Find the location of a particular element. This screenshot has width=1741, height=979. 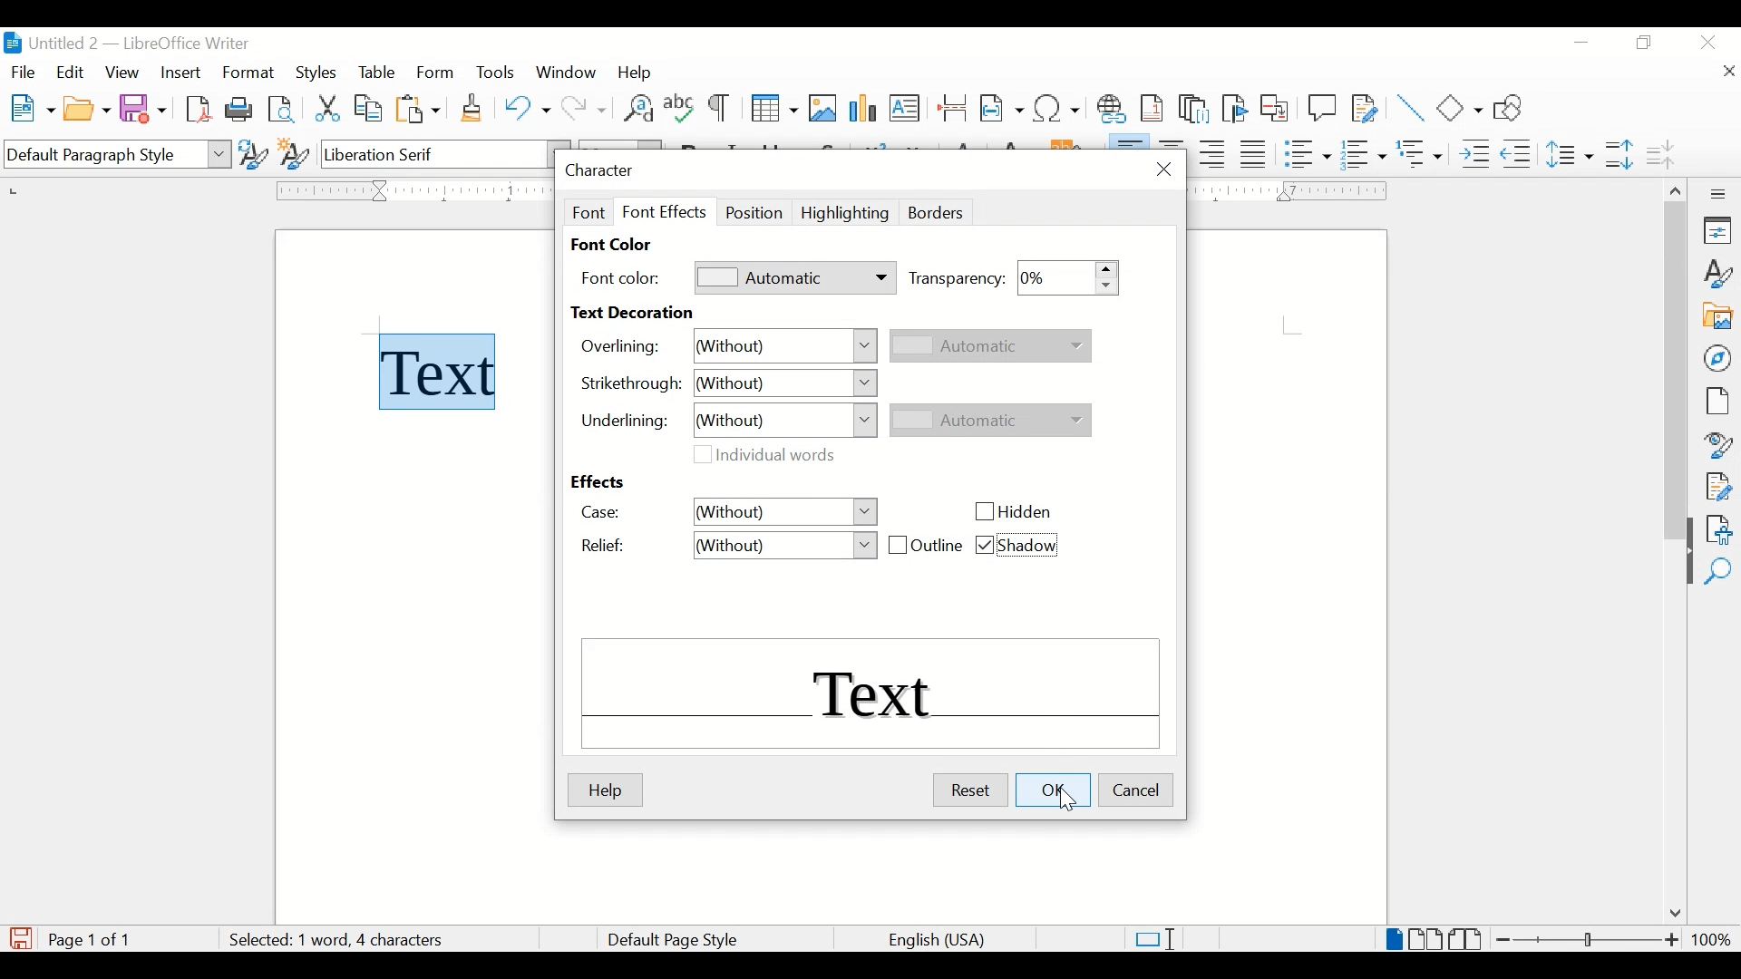

insert page break is located at coordinates (952, 107).